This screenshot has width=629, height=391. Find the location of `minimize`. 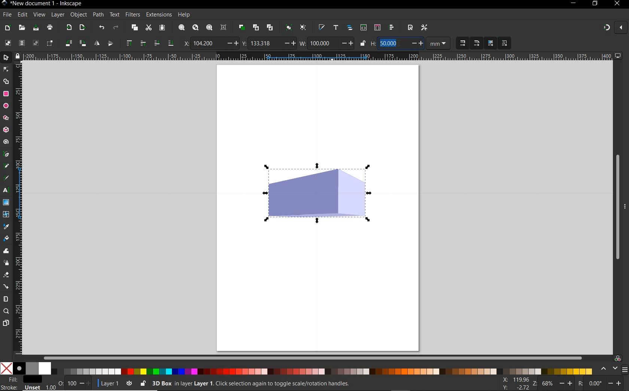

minimize is located at coordinates (573, 4).